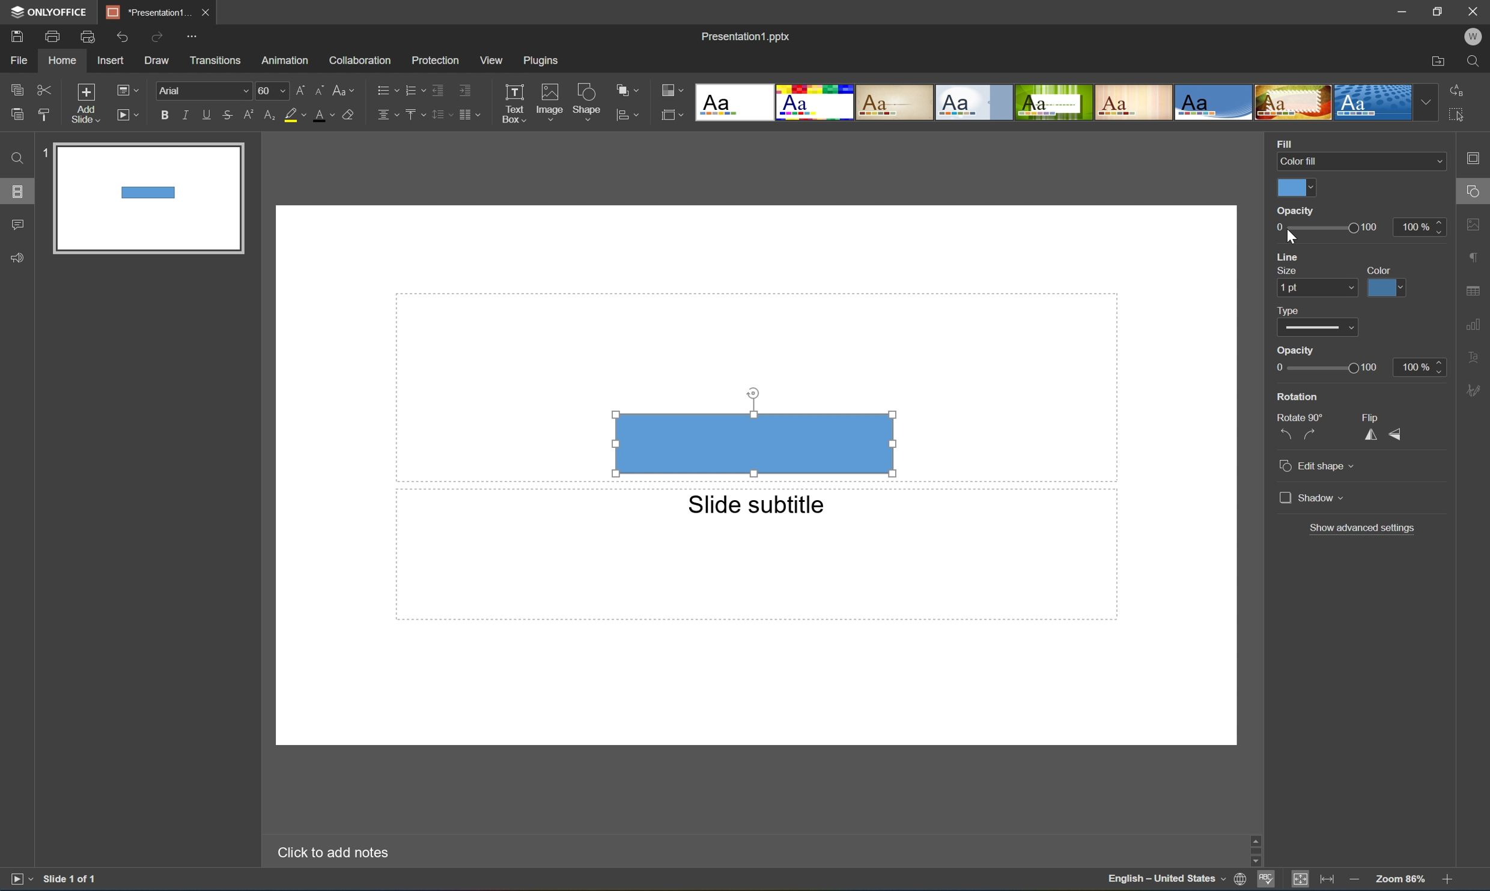  I want to click on Print a file, so click(53, 36).